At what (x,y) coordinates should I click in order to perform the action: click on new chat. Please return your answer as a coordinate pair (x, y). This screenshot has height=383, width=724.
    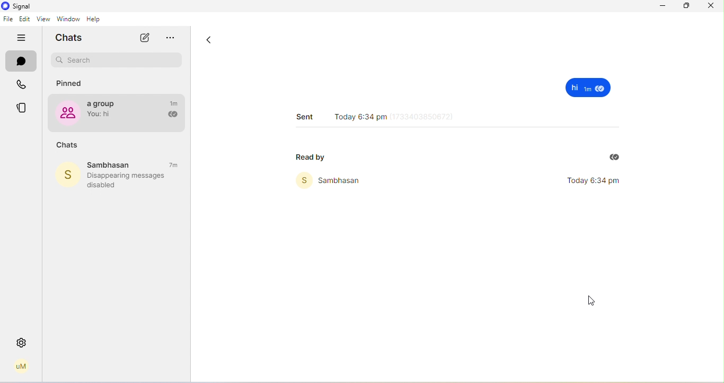
    Looking at the image, I should click on (144, 38).